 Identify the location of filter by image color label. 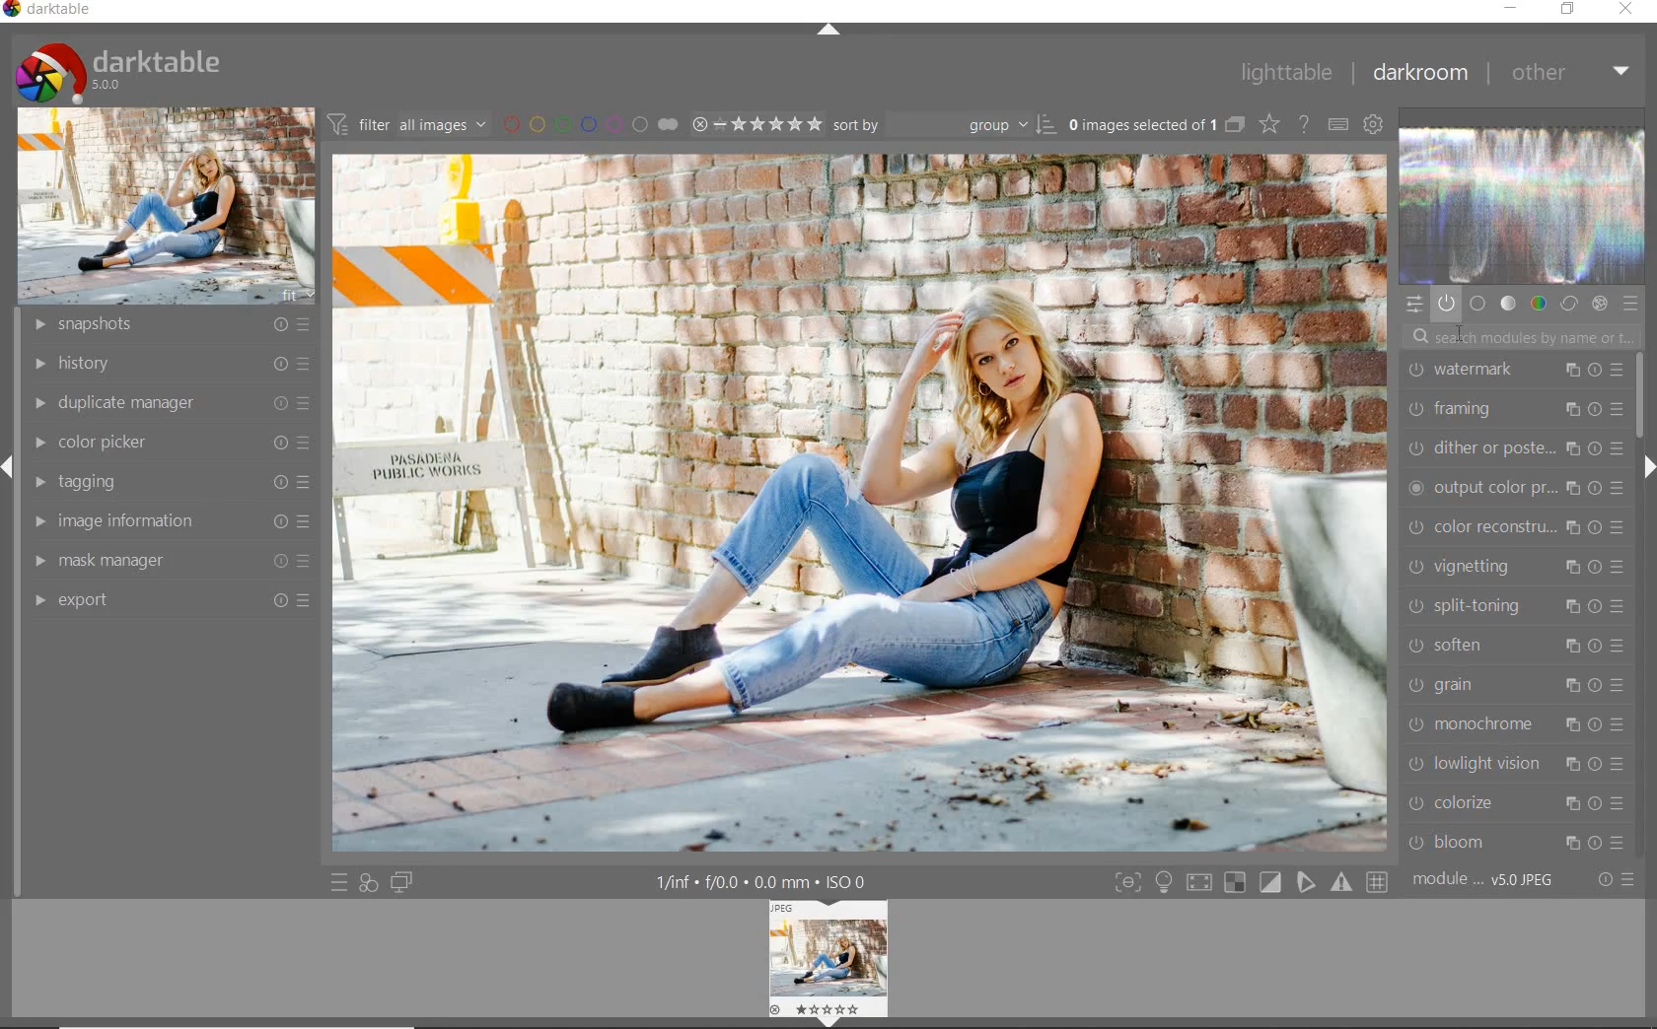
(590, 122).